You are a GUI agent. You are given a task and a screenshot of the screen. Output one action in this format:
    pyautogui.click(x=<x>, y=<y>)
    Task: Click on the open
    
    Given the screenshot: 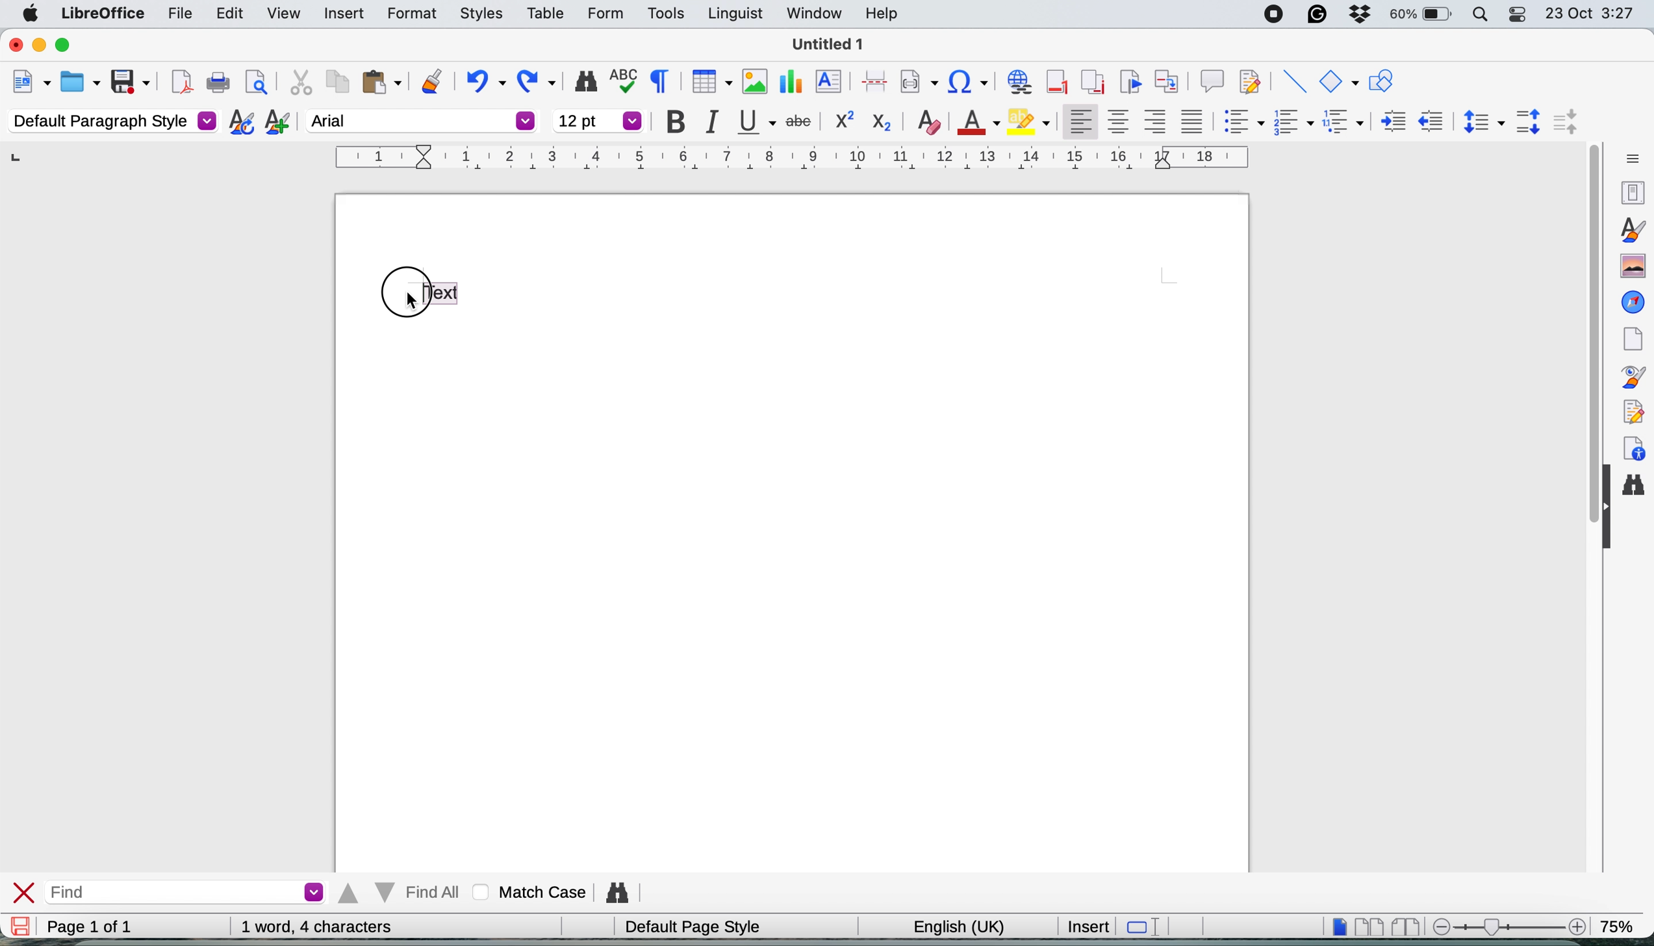 What is the action you would take?
    pyautogui.click(x=81, y=82)
    